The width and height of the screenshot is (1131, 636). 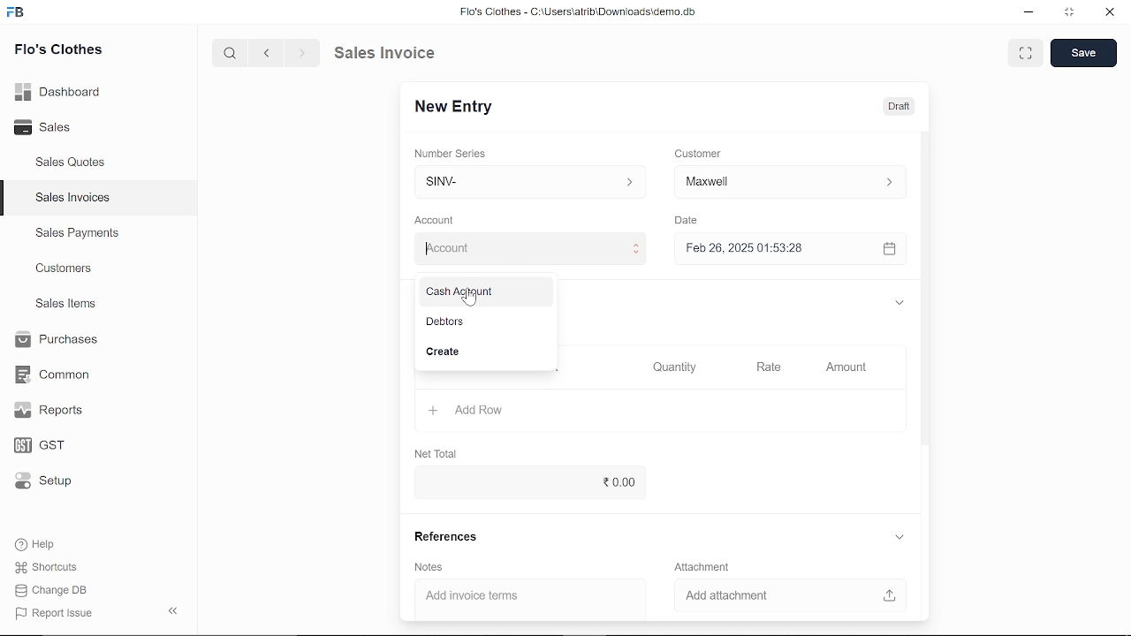 What do you see at coordinates (427, 567) in the screenshot?
I see `Notes` at bounding box center [427, 567].